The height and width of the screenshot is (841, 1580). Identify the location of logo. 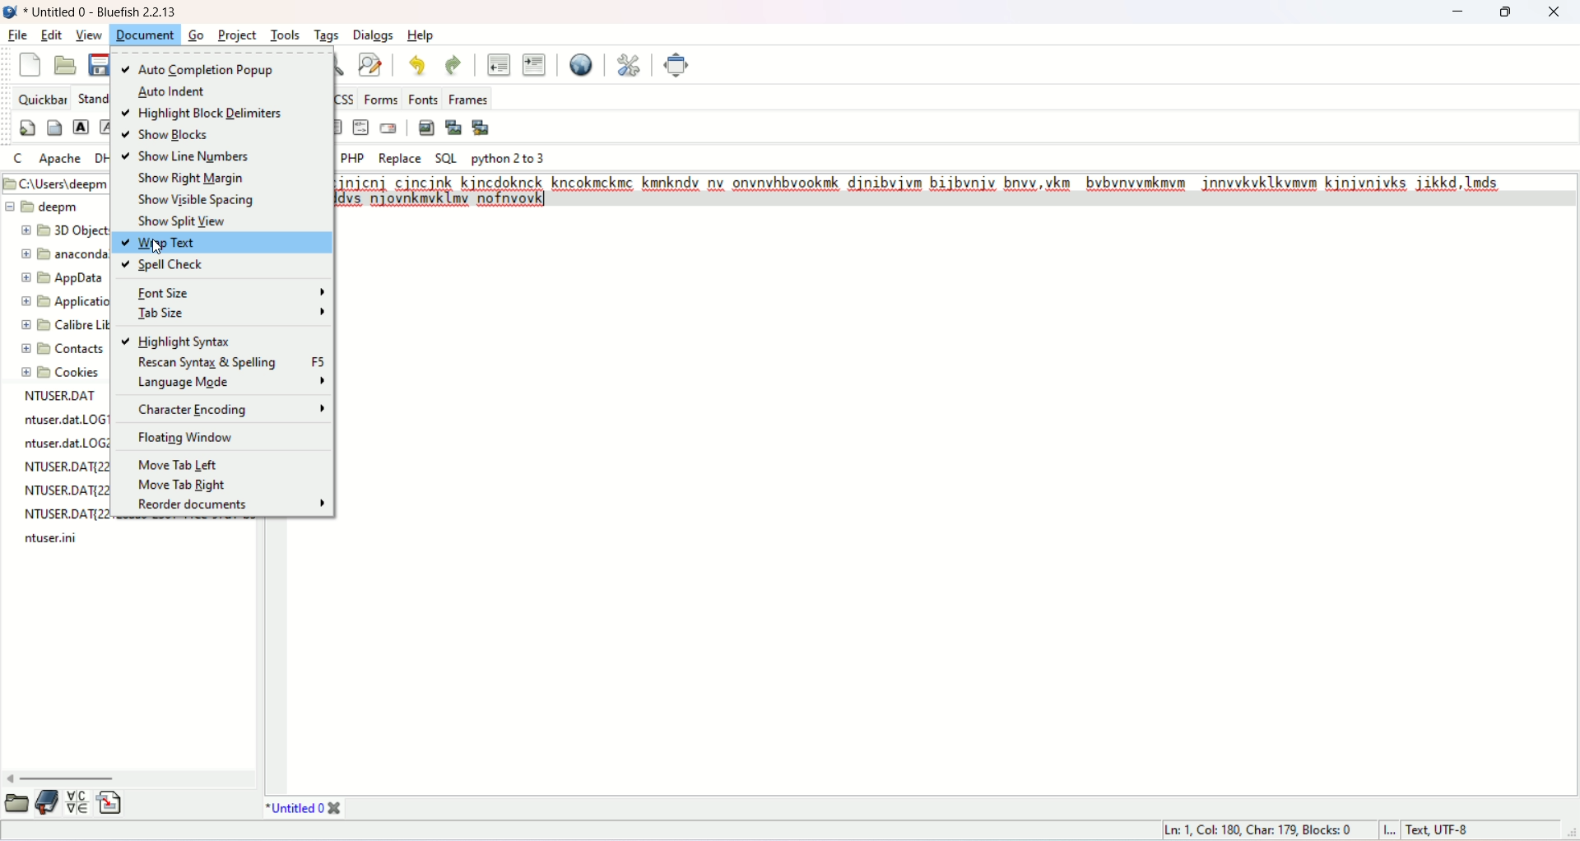
(10, 12).